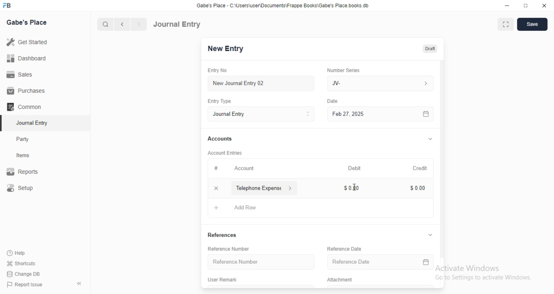  Describe the element at coordinates (213, 208) in the screenshot. I see `Add` at that location.